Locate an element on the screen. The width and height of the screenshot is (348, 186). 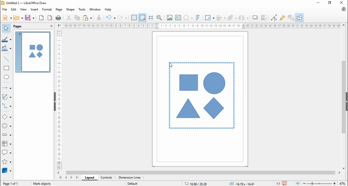
first page is located at coordinates (60, 178).